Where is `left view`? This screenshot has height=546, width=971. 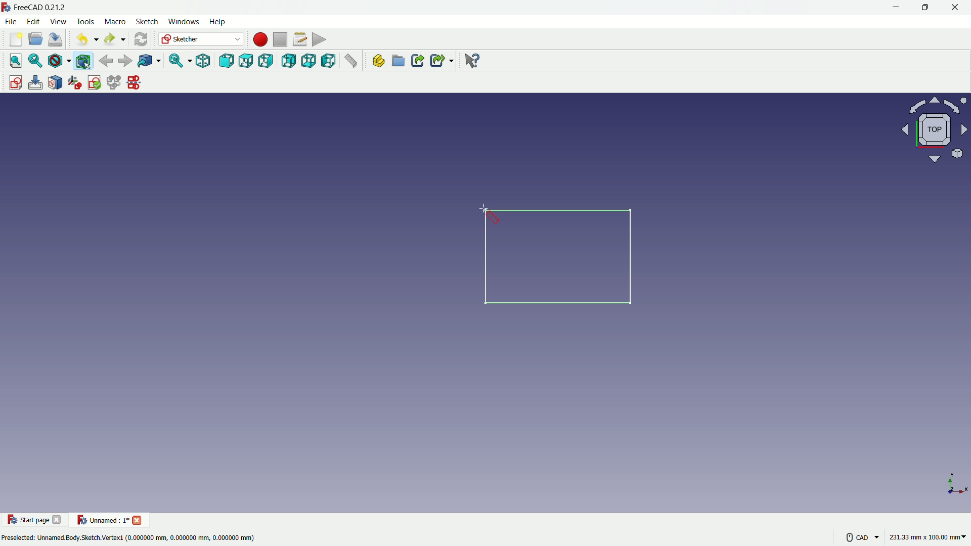
left view is located at coordinates (330, 62).